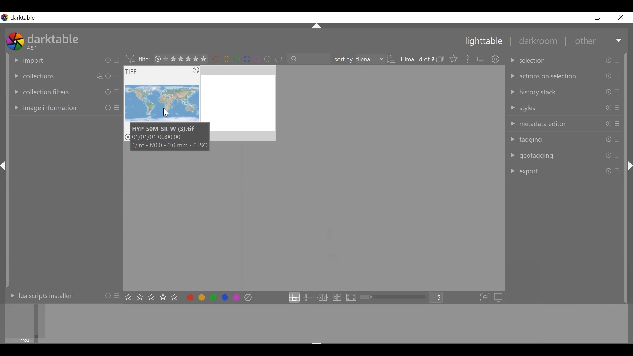  Describe the element at coordinates (337, 298) in the screenshot. I see `click to enter culling layout in dynamic mode` at that location.